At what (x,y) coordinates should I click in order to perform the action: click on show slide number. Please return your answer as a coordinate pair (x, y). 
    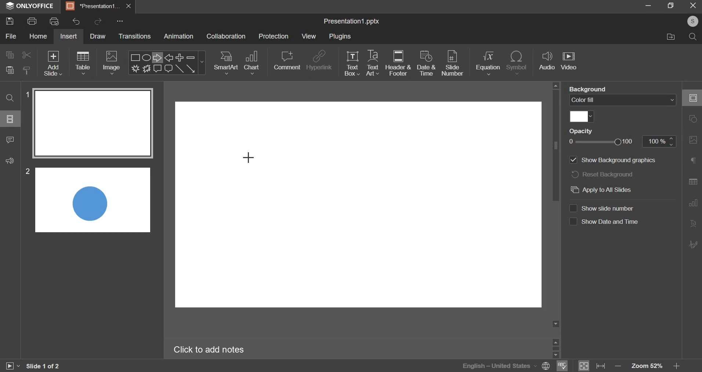
    Looking at the image, I should click on (604, 209).